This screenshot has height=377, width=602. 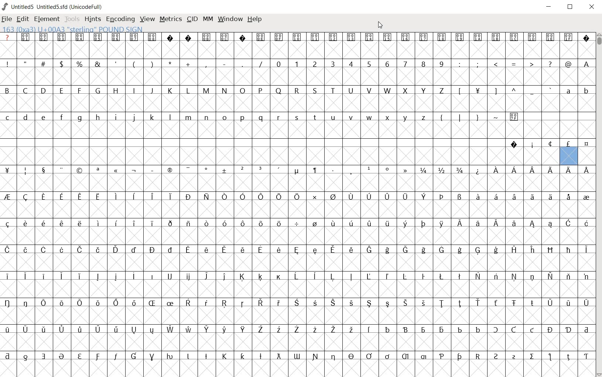 What do you see at coordinates (170, 223) in the screenshot?
I see `Symbol` at bounding box center [170, 223].